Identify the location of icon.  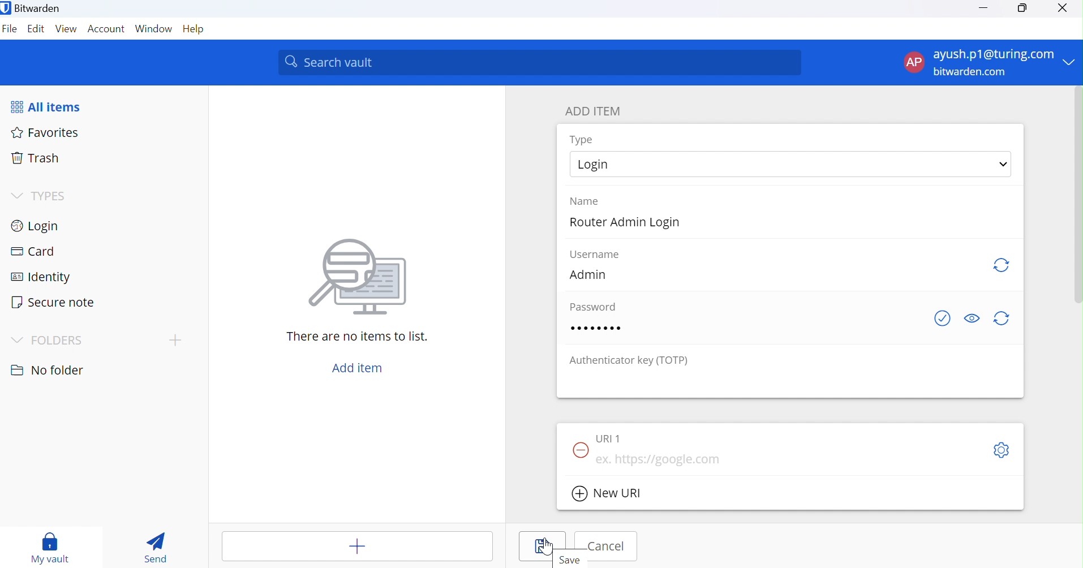
(358, 275).